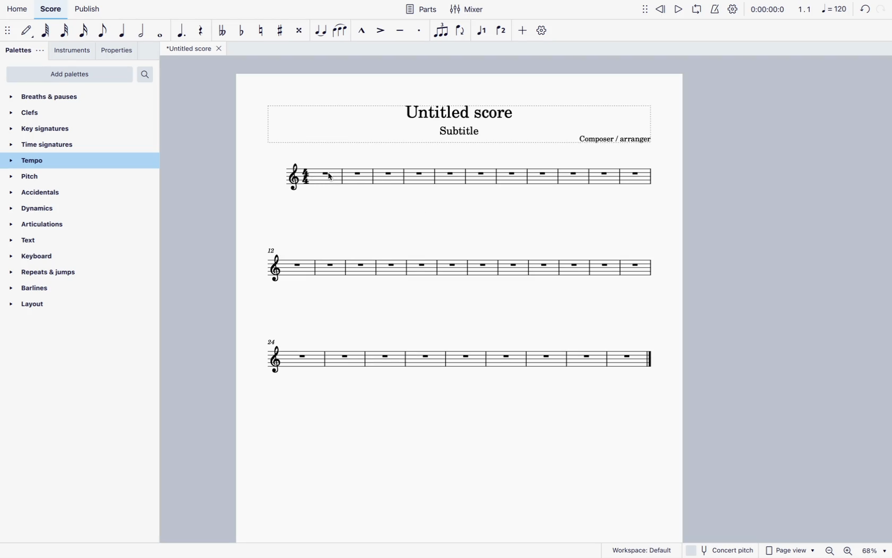  Describe the element at coordinates (74, 50) in the screenshot. I see `instruments` at that location.